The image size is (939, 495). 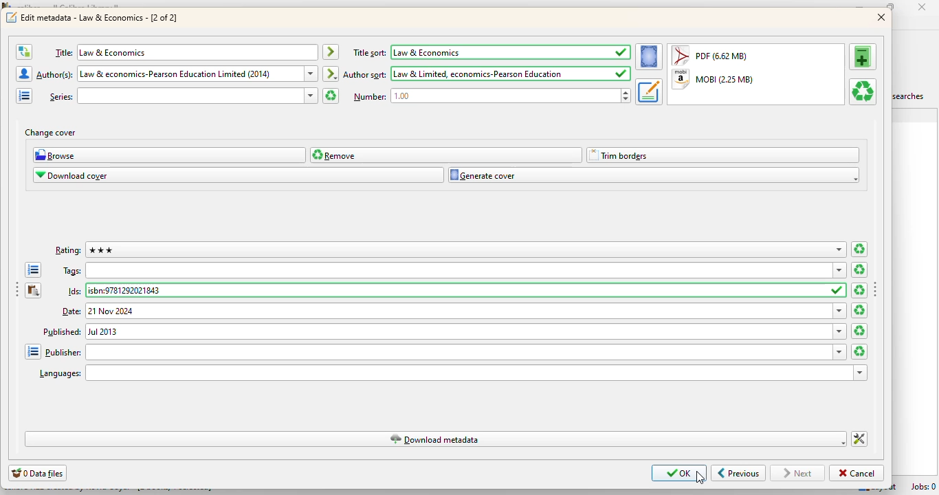 I want to click on open the manage authors editor, so click(x=24, y=74).